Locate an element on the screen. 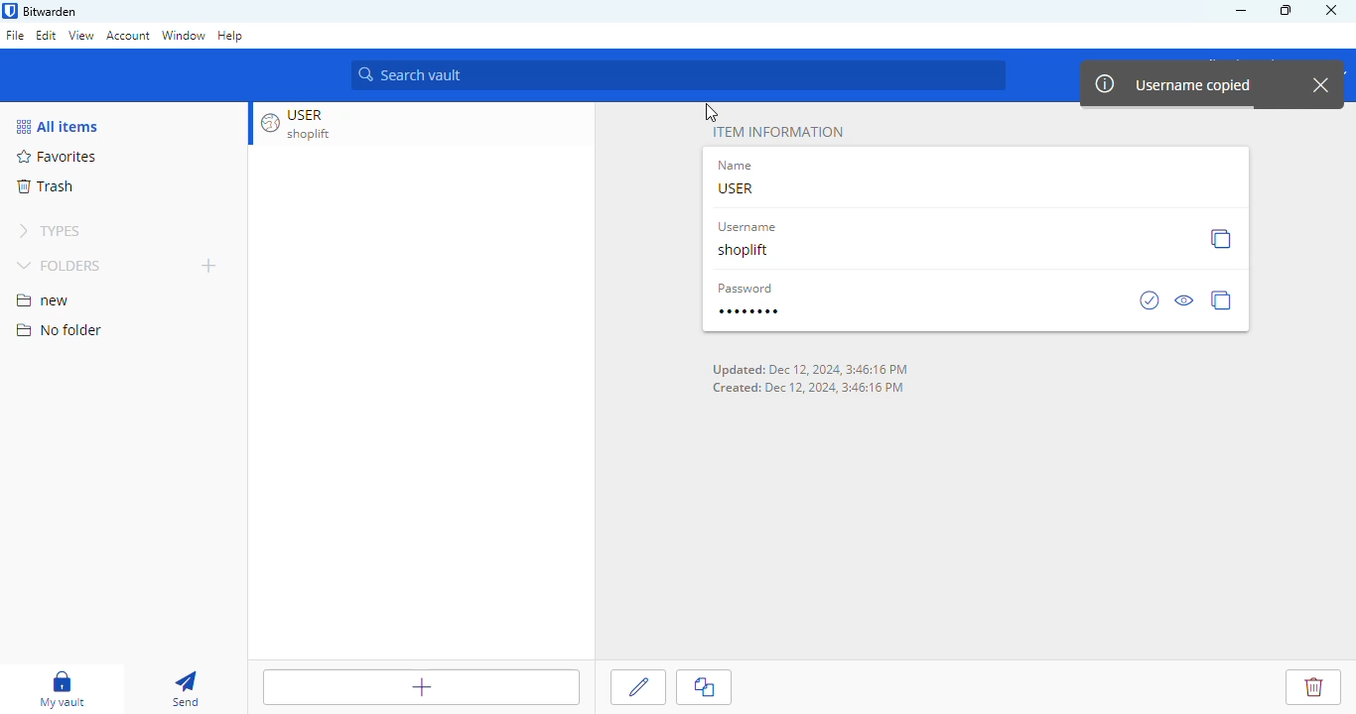 The height and width of the screenshot is (714, 1356). help is located at coordinates (230, 37).